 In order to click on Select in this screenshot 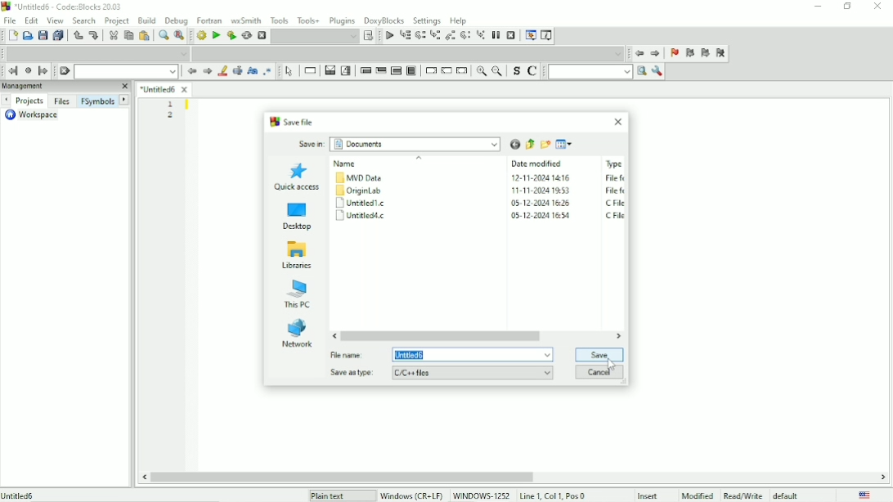, I will do `click(289, 72)`.